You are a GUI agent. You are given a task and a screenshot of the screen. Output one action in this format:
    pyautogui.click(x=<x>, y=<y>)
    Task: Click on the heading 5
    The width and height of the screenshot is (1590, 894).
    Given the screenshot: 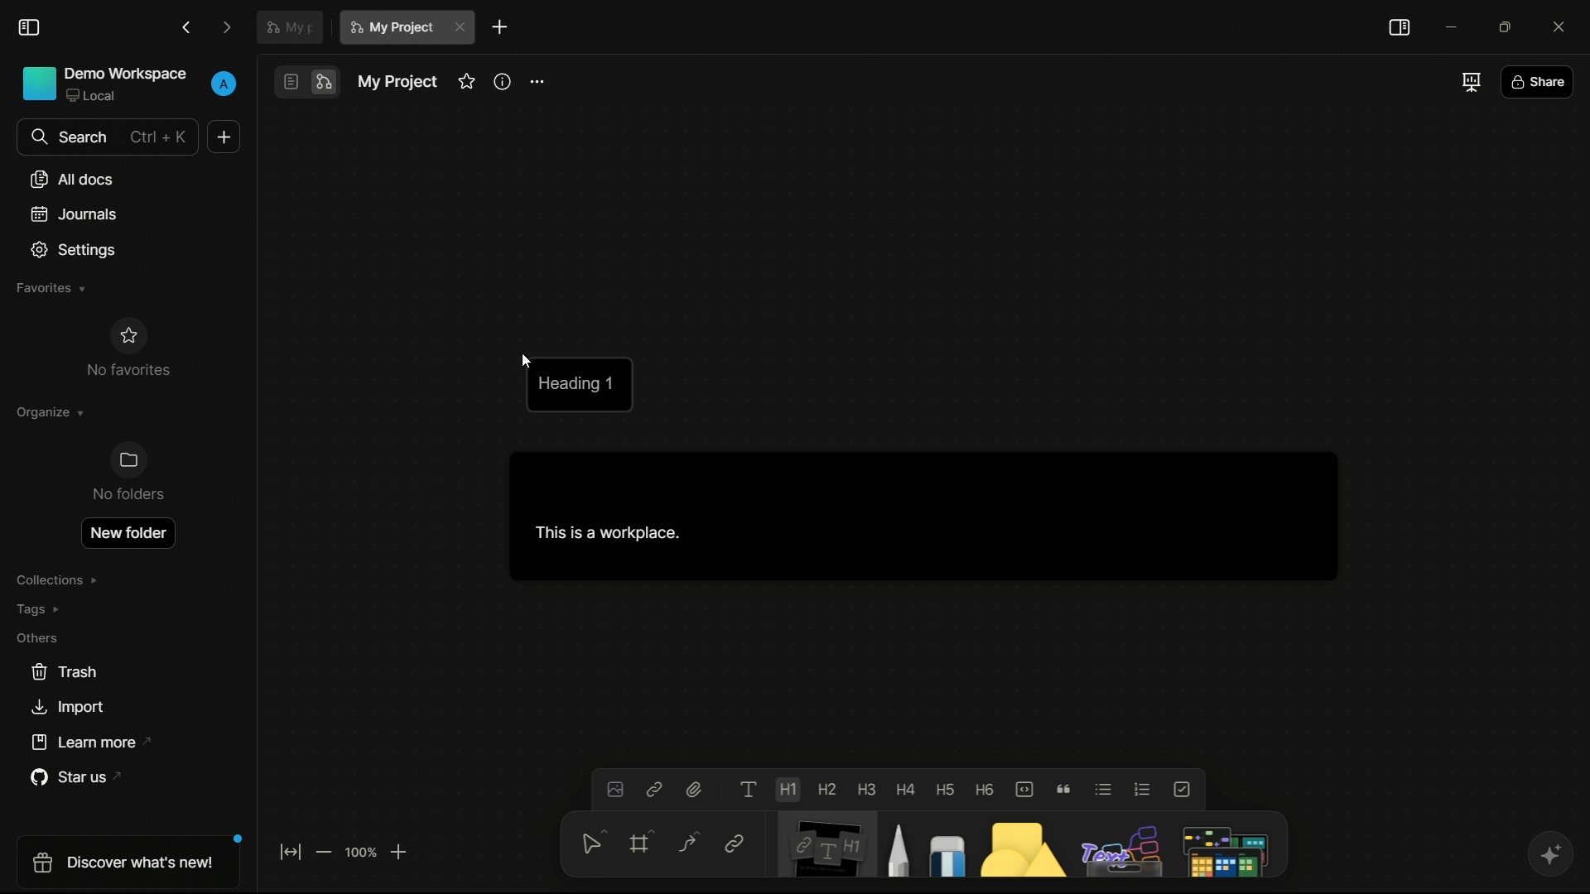 What is the action you would take?
    pyautogui.click(x=945, y=786)
    